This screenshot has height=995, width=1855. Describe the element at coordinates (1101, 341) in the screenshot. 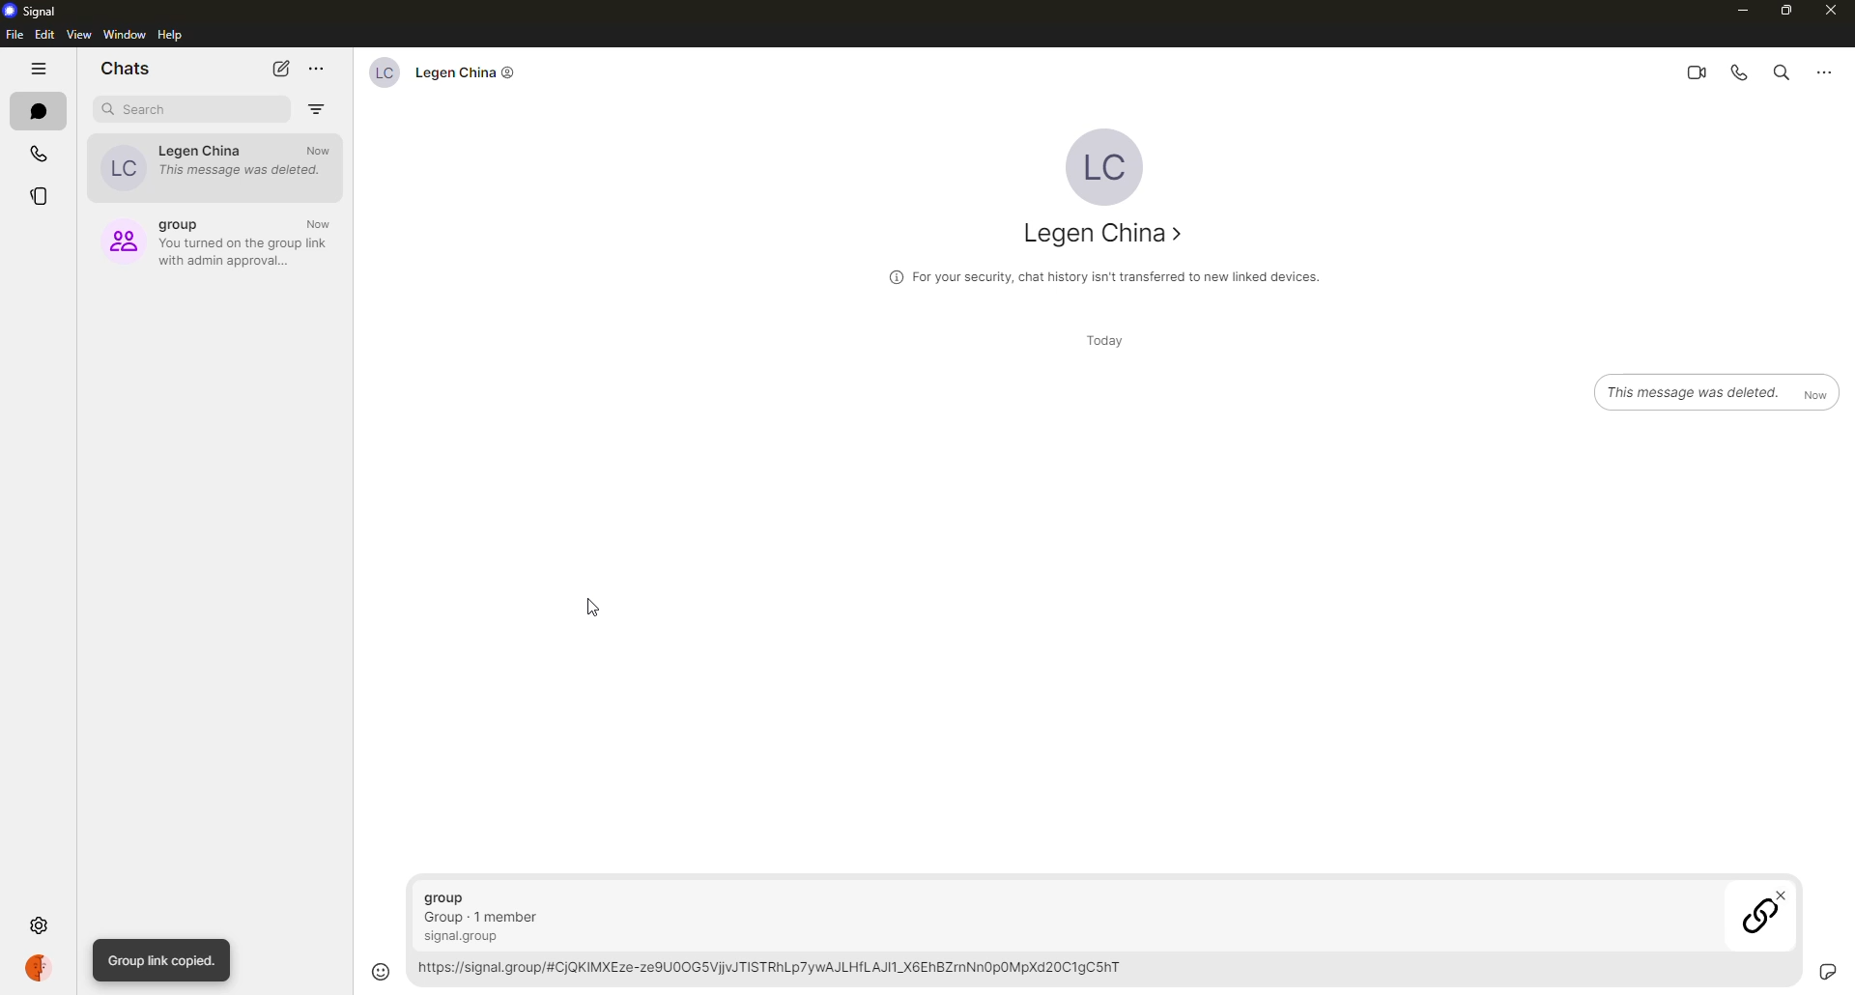

I see `day` at that location.